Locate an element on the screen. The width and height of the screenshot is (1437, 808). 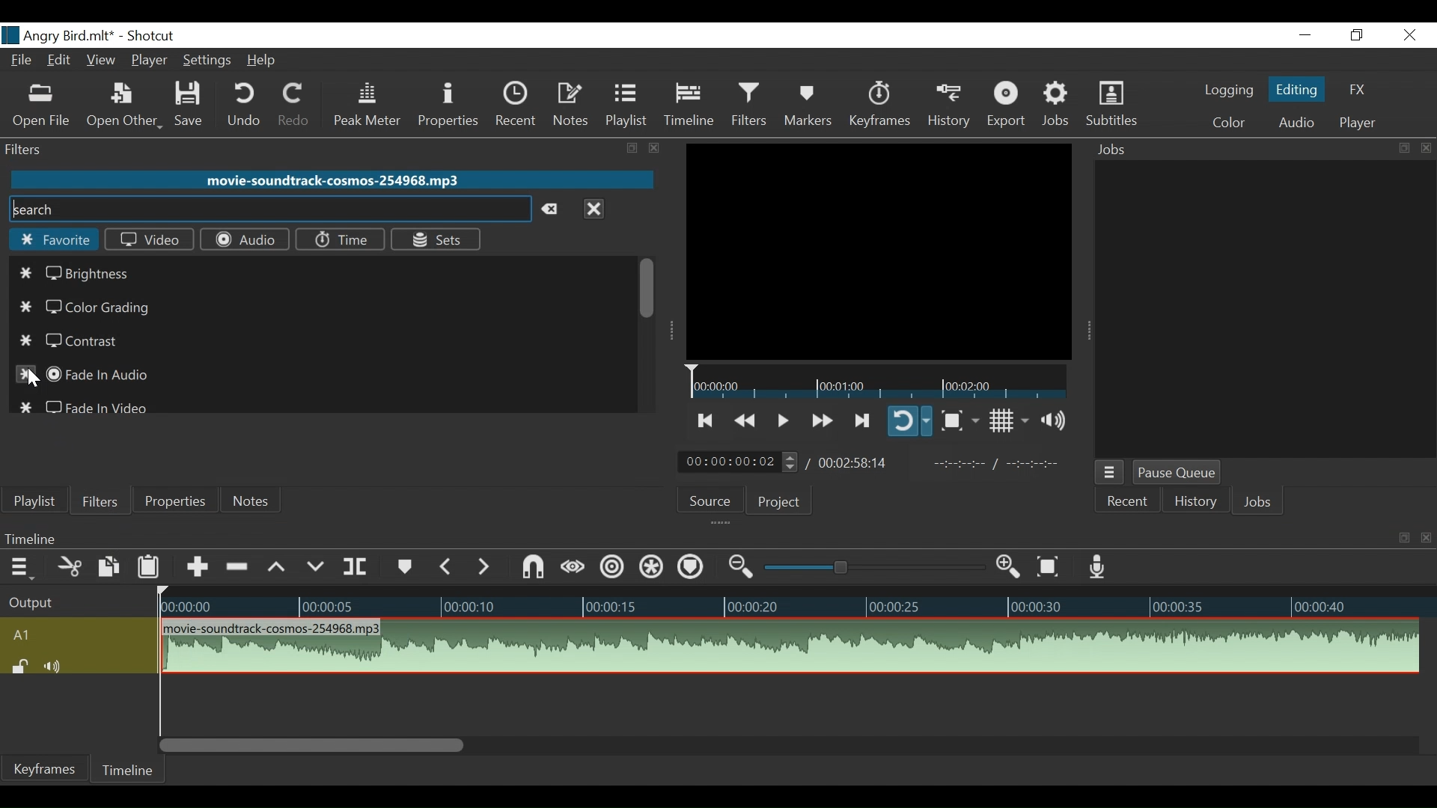
Show volume control is located at coordinates (1057, 423).